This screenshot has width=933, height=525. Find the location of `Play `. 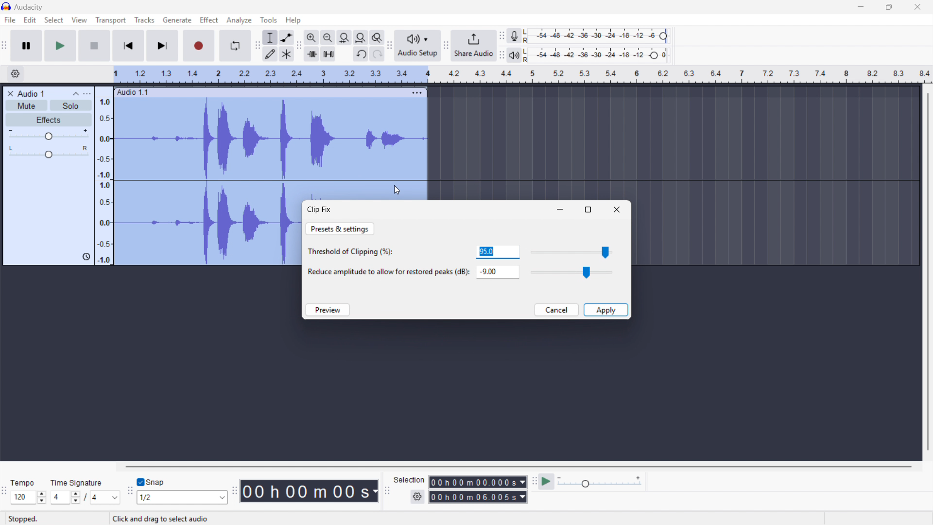

Play  is located at coordinates (60, 46).